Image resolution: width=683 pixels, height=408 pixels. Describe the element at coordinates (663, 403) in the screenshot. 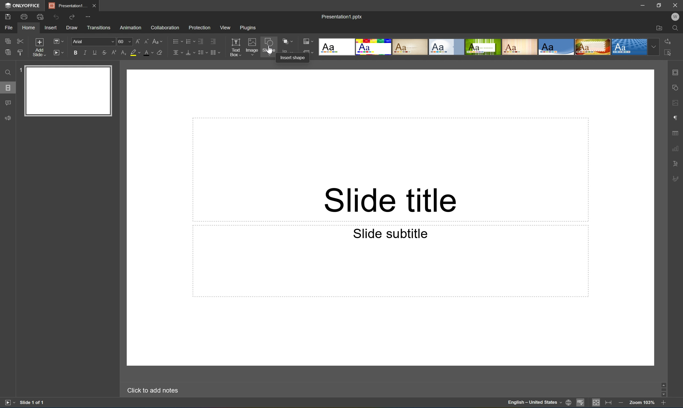

I see `Zoom in` at that location.